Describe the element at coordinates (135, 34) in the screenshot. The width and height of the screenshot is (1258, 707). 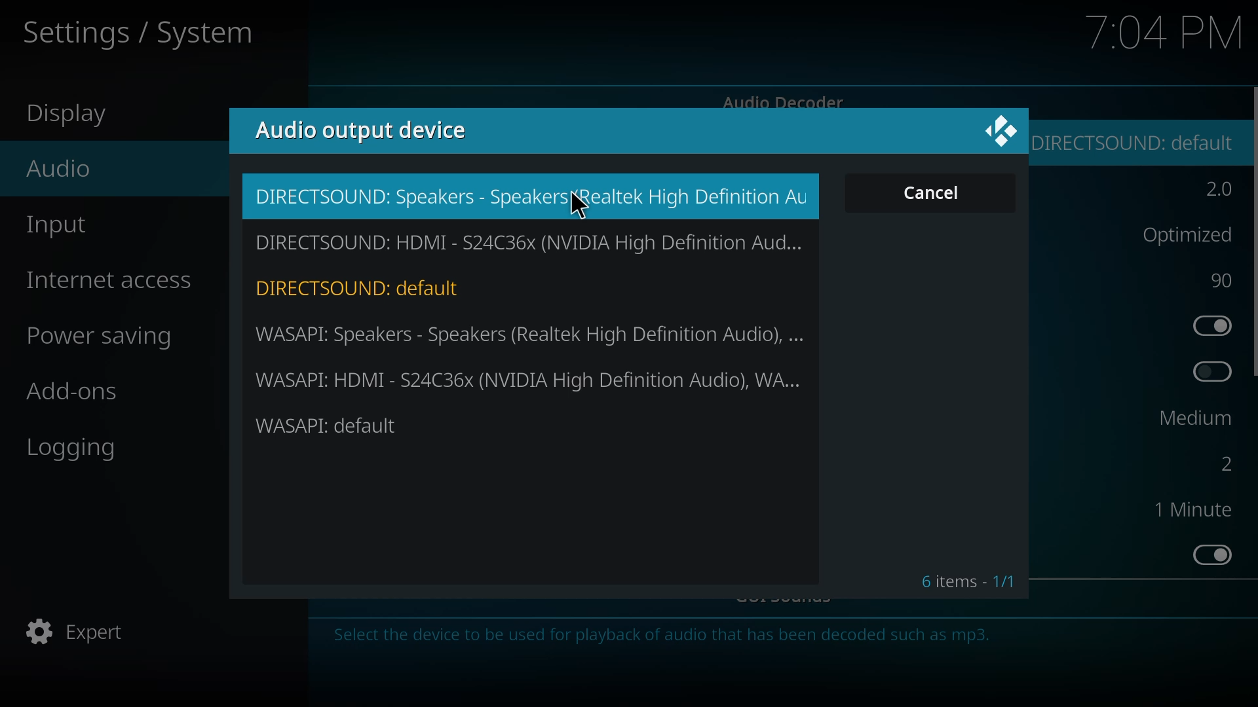
I see `settings/system` at that location.